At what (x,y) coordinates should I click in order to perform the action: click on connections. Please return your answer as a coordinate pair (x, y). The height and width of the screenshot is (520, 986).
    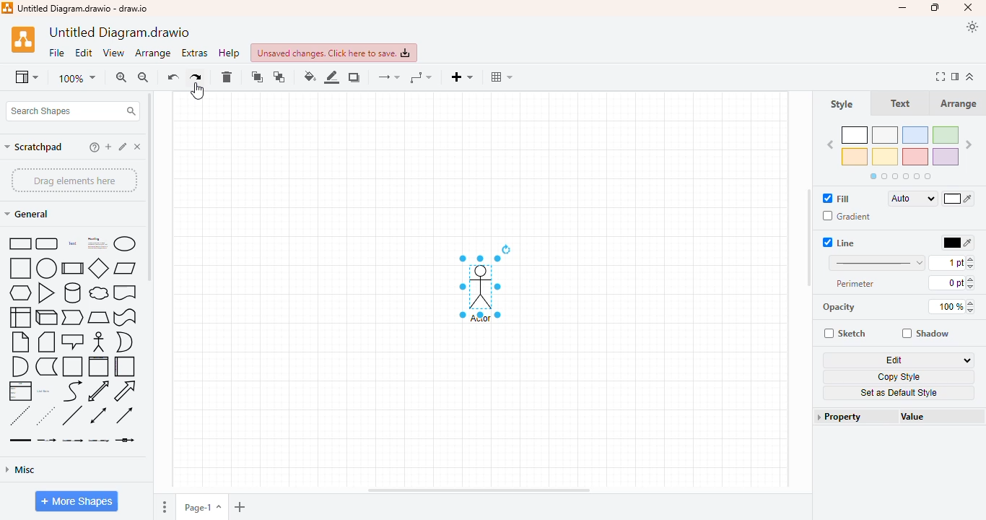
    Looking at the image, I should click on (389, 77).